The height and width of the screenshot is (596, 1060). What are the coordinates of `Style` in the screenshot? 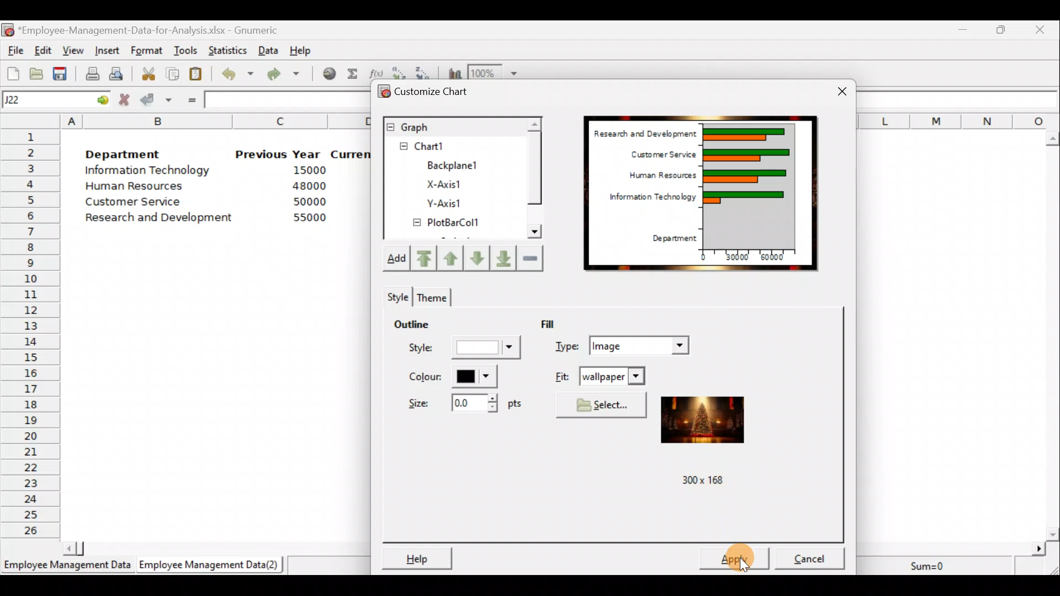 It's located at (396, 296).